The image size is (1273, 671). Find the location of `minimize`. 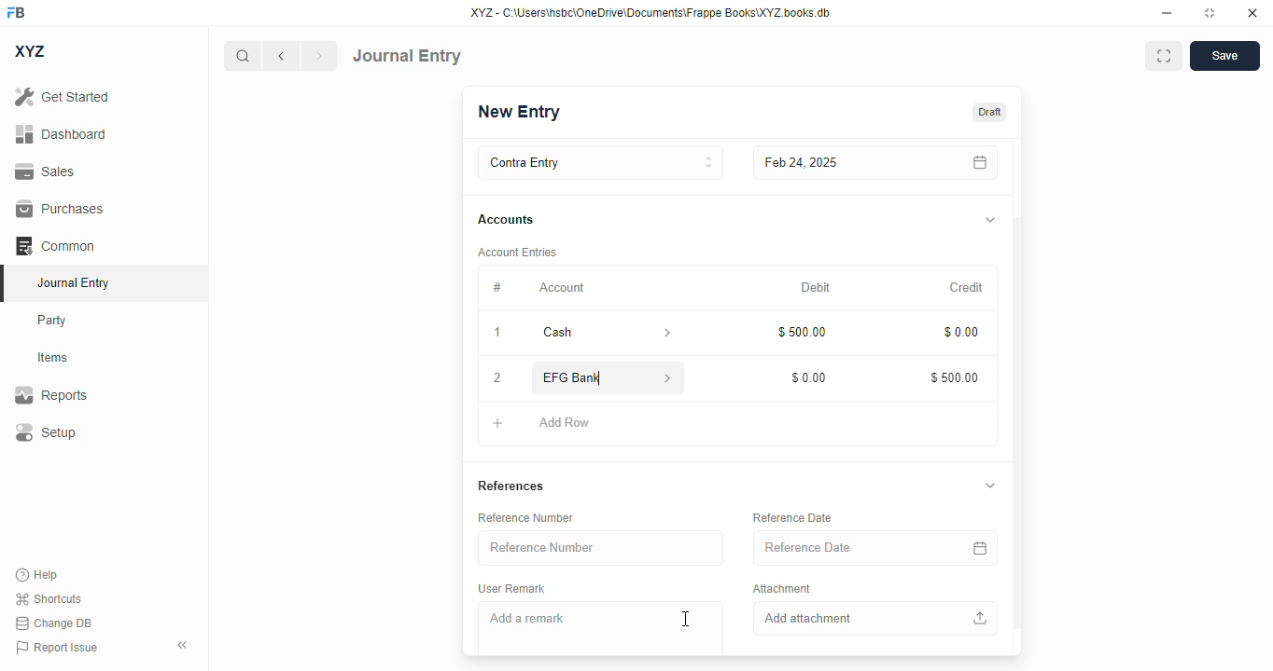

minimize is located at coordinates (1168, 13).